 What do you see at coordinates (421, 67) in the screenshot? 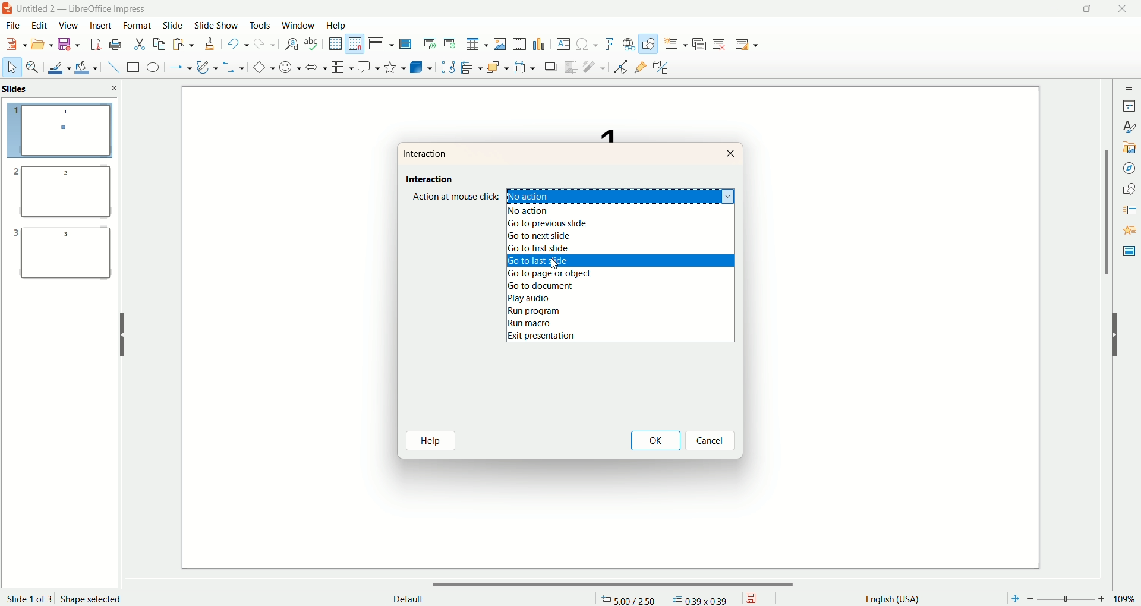
I see `3D objects` at bounding box center [421, 67].